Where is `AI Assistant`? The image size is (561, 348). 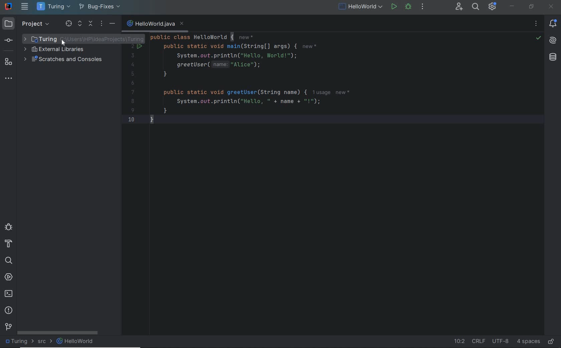 AI Assistant is located at coordinates (553, 40).